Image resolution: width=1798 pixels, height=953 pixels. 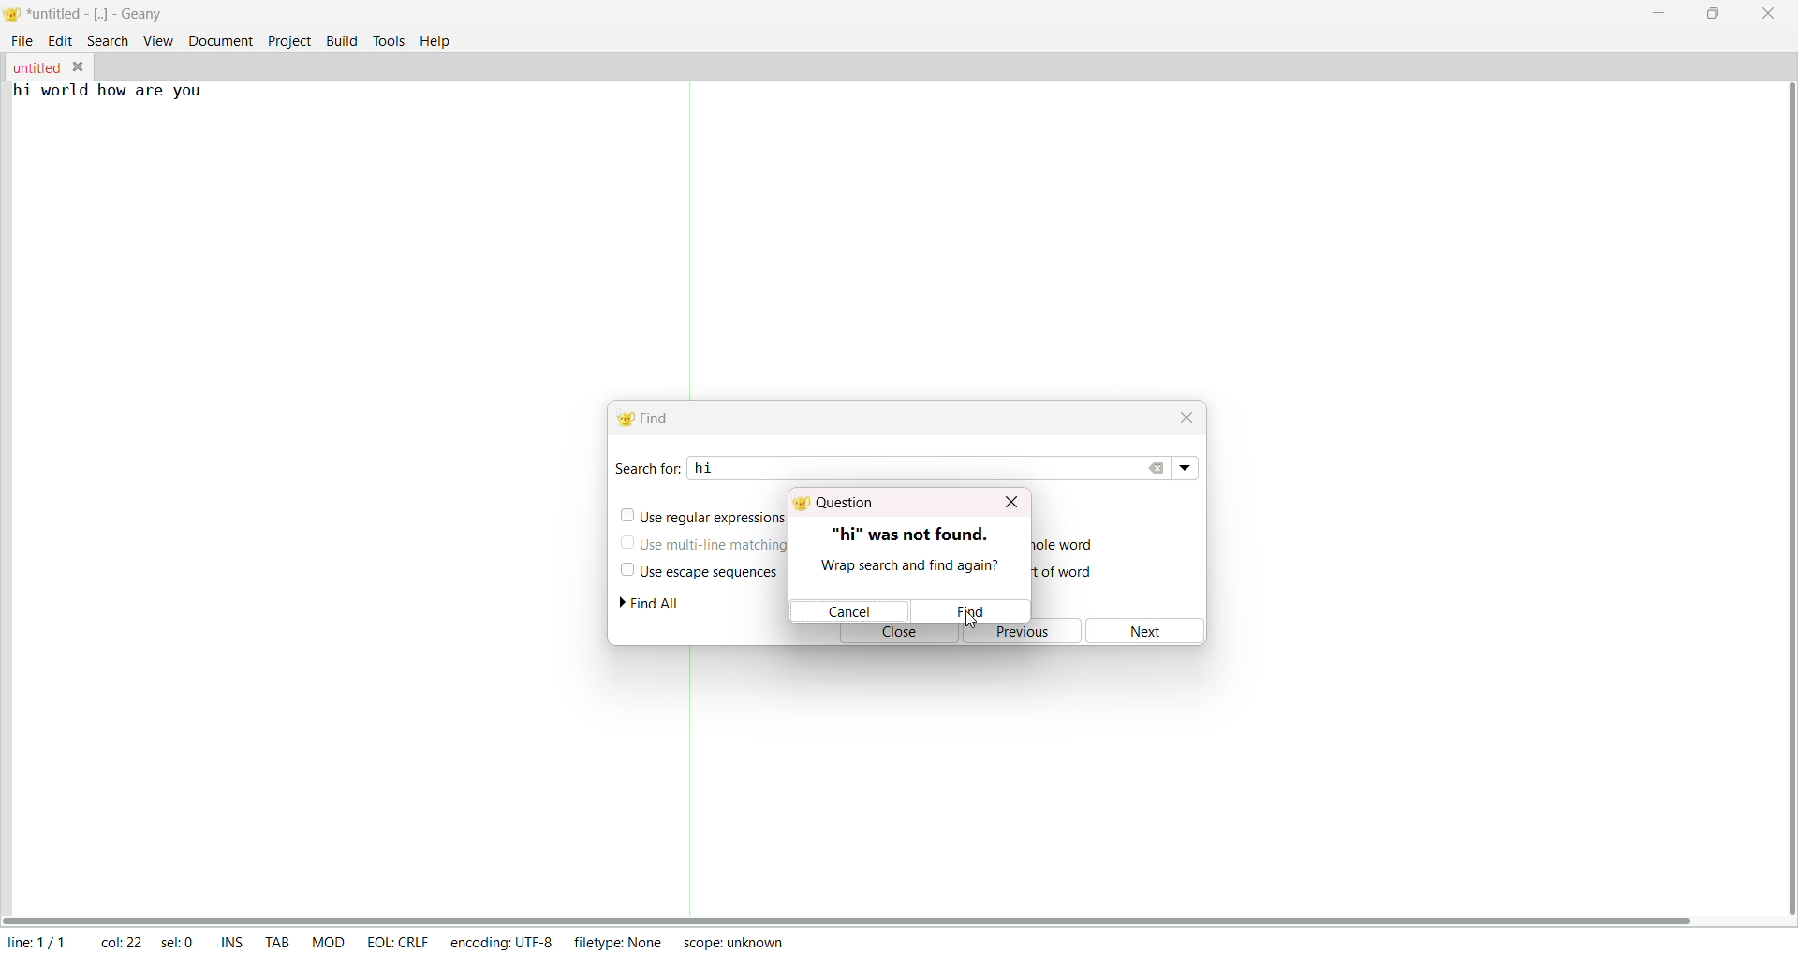 I want to click on cursor, so click(x=976, y=628).